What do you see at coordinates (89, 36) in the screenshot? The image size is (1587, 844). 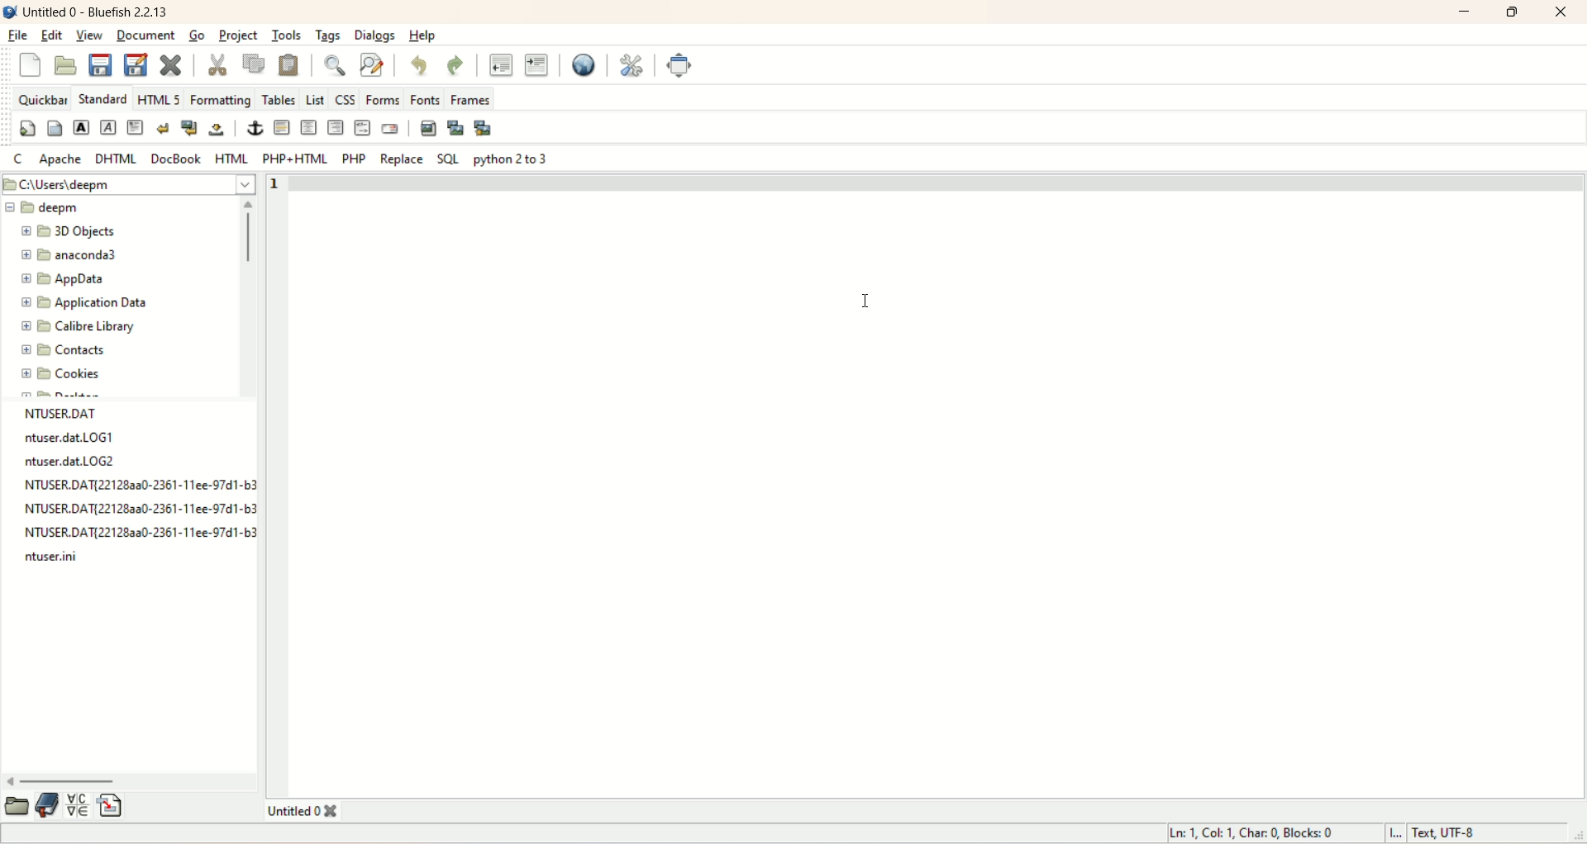 I see `view` at bounding box center [89, 36].